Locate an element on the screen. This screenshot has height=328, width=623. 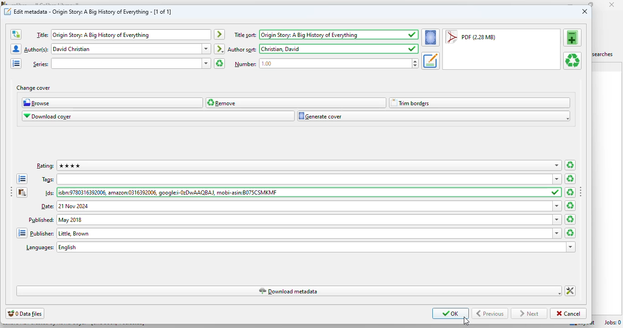
series:  is located at coordinates (126, 63).